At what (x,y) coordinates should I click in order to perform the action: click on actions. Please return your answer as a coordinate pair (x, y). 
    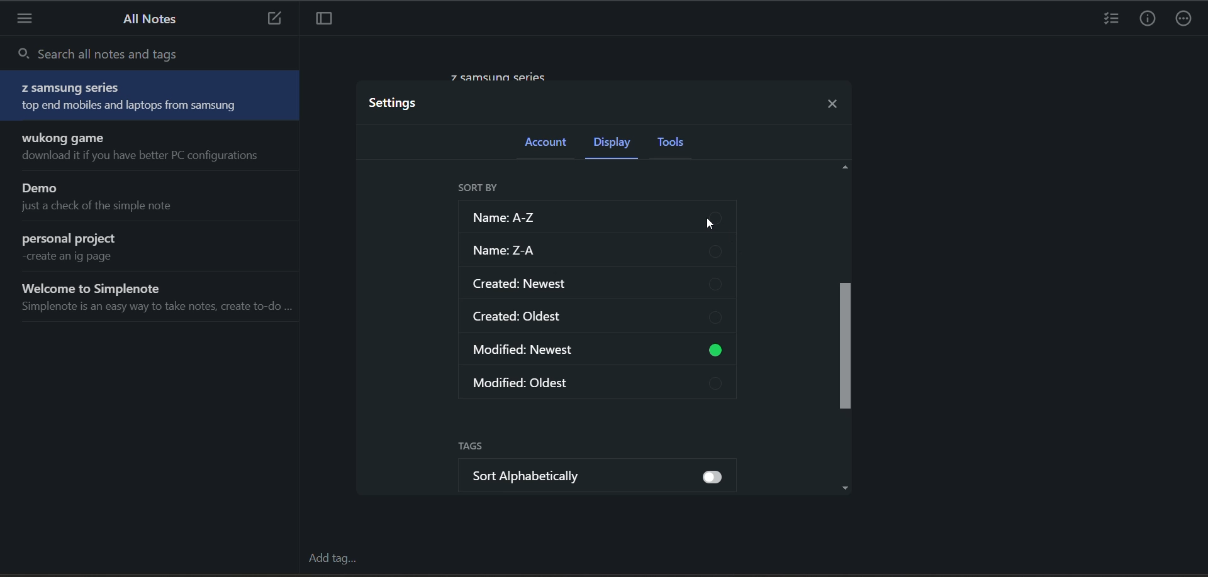
    Looking at the image, I should click on (1186, 19).